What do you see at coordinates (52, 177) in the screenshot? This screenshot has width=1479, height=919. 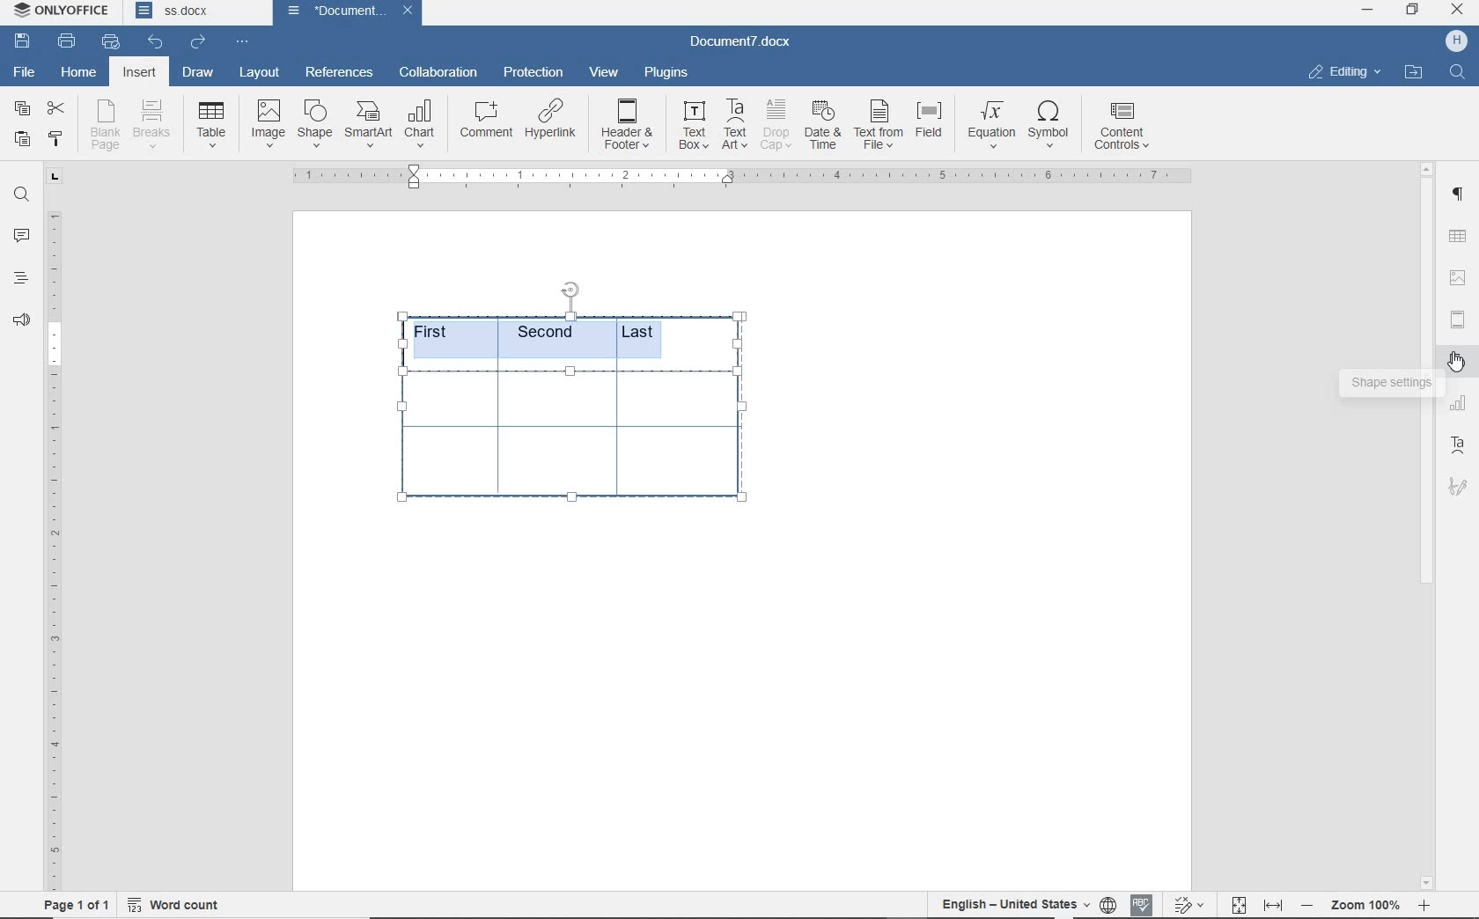 I see `tab group` at bounding box center [52, 177].